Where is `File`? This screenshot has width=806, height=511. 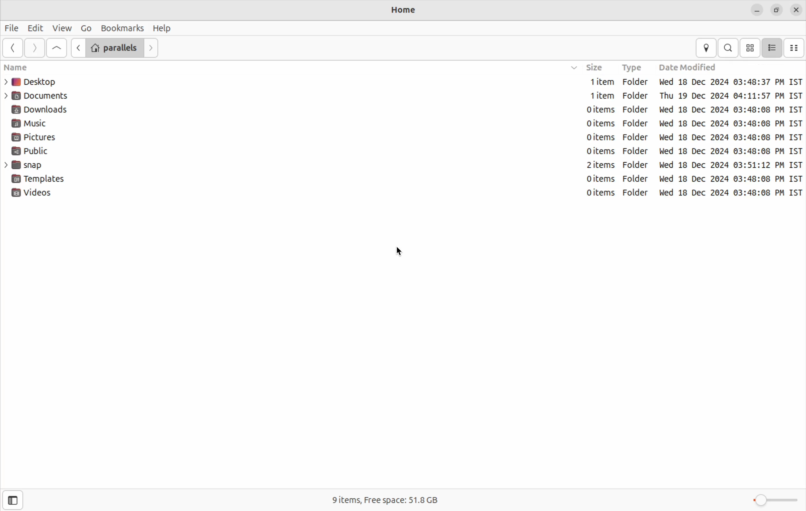
File is located at coordinates (12, 28).